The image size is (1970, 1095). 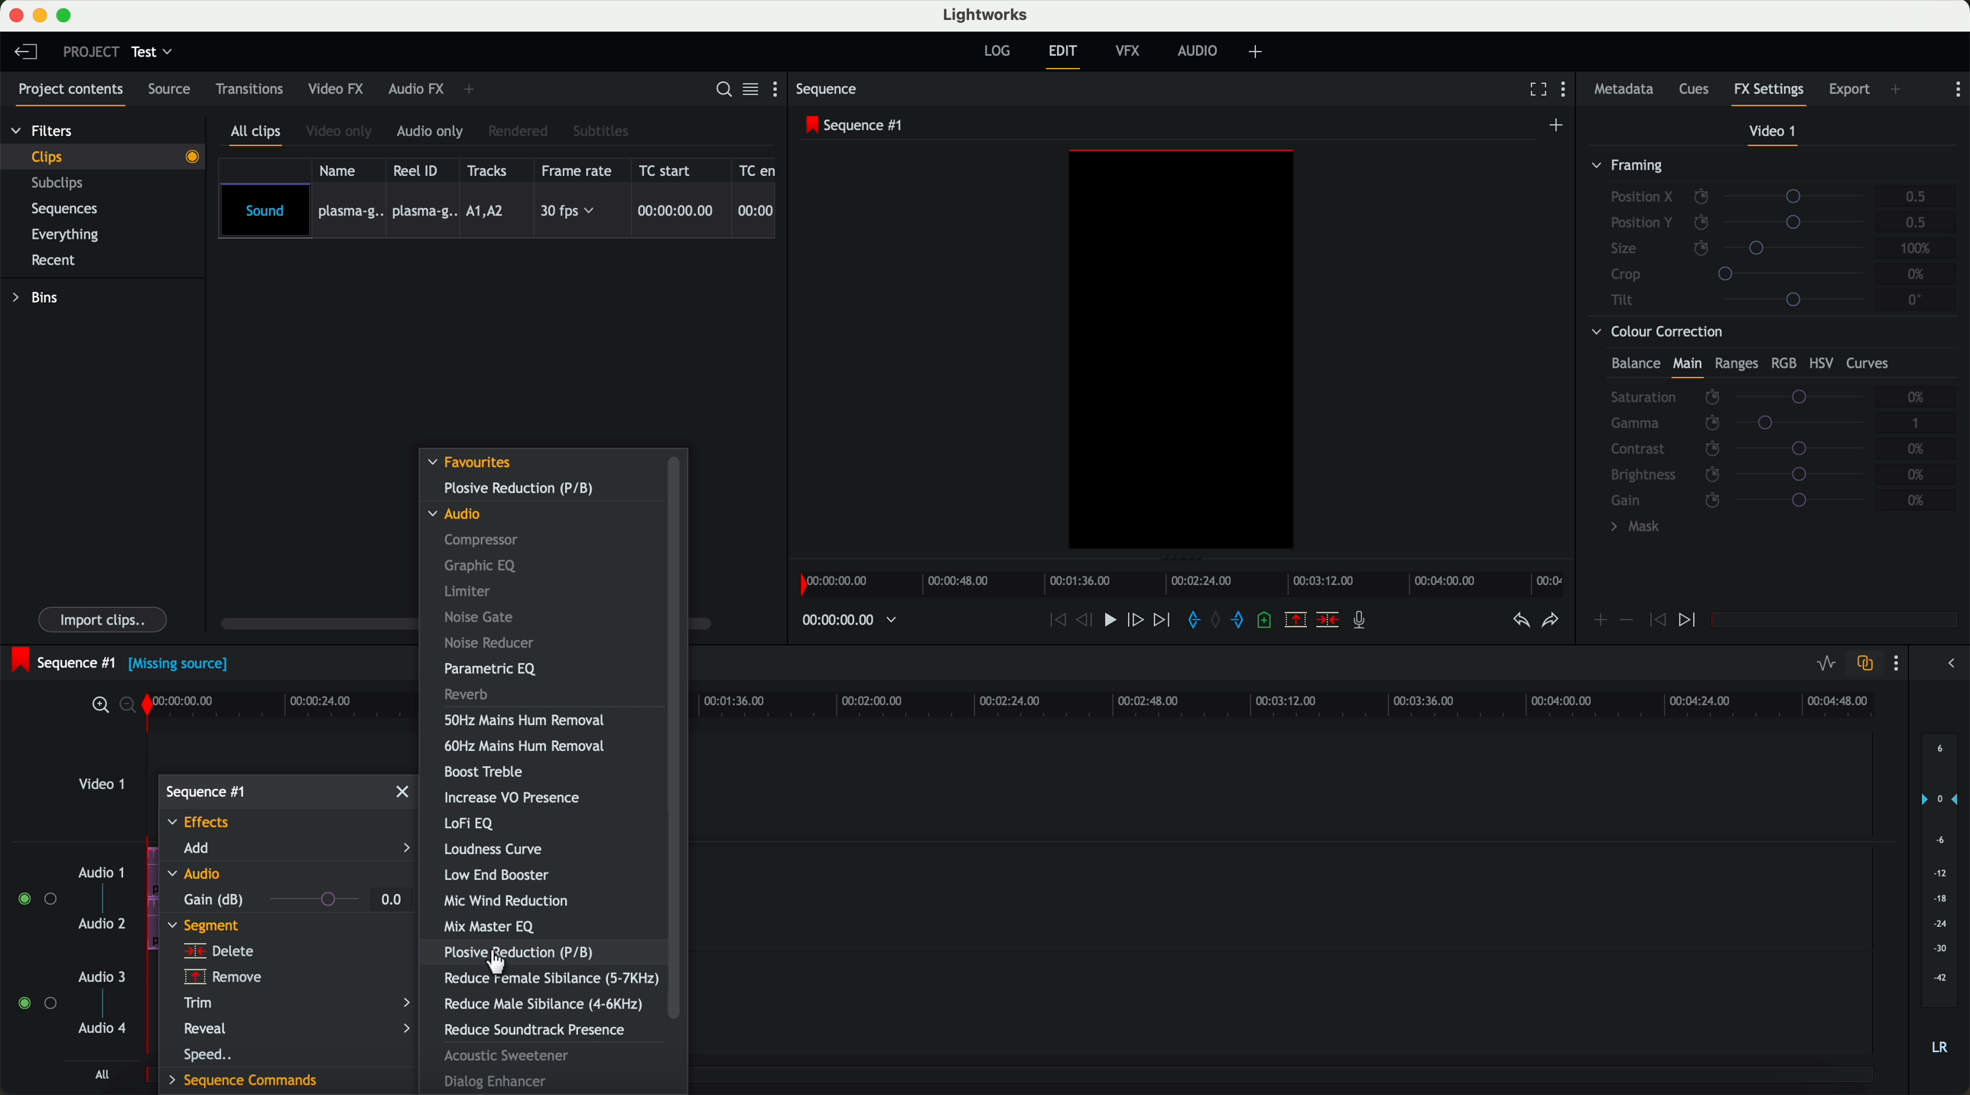 What do you see at coordinates (203, 824) in the screenshot?
I see `effects` at bounding box center [203, 824].